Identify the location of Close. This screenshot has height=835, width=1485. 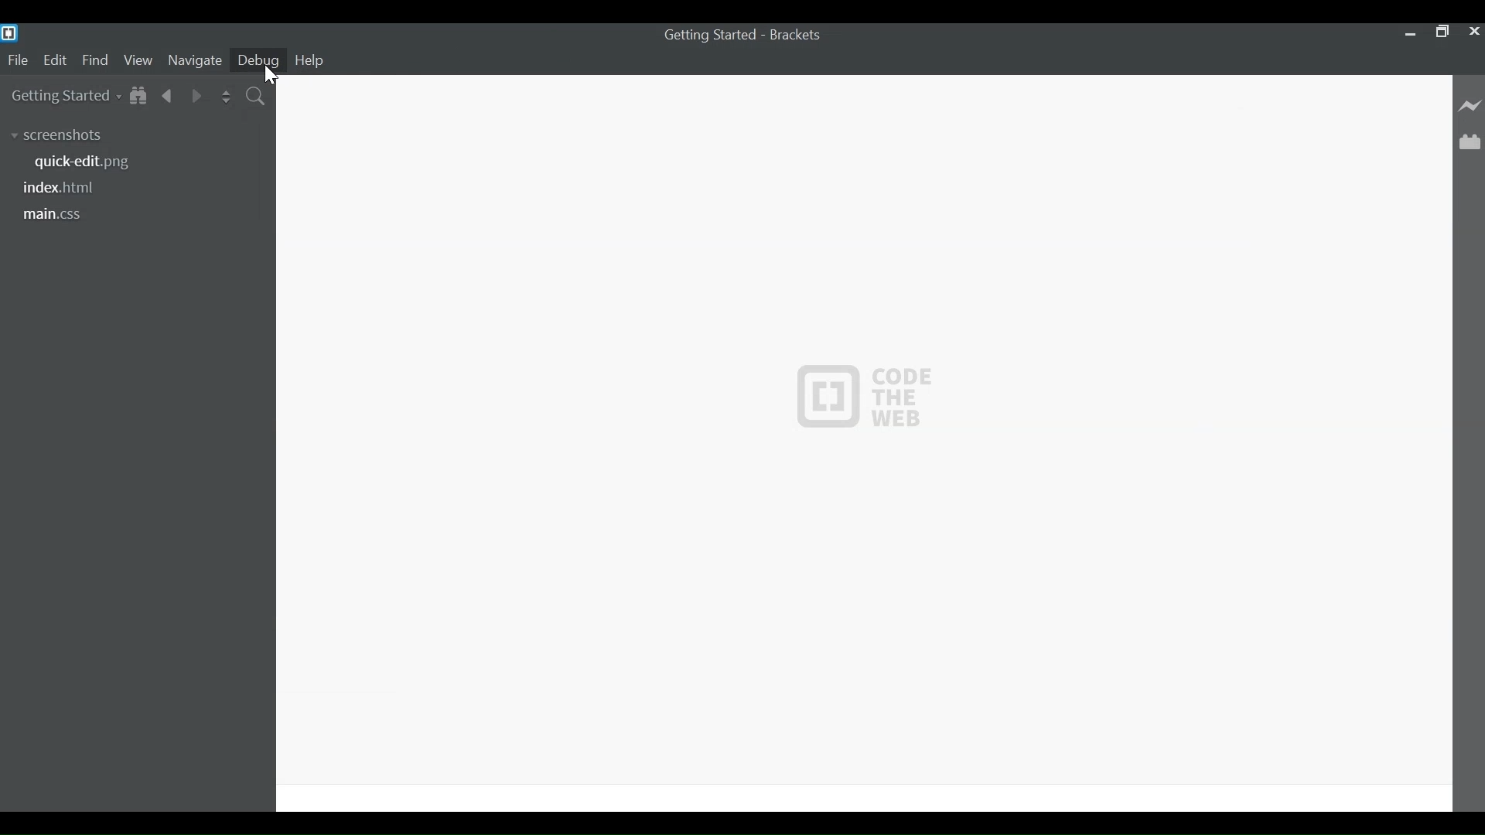
(1473, 30).